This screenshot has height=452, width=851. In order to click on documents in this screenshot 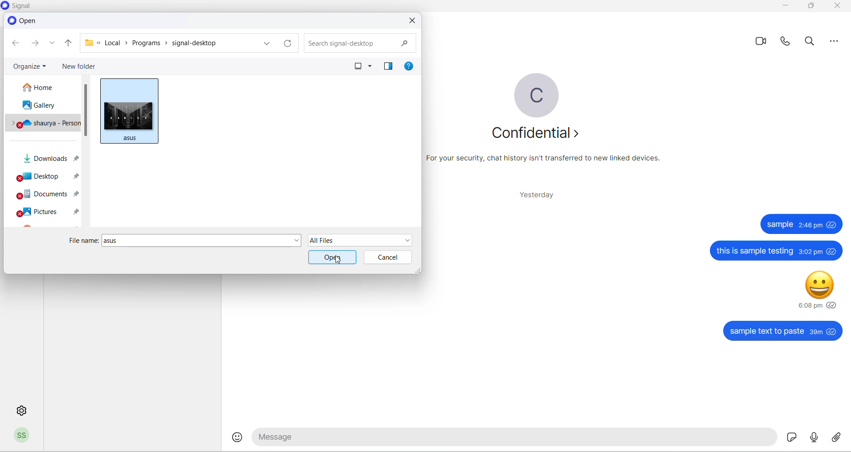, I will do `click(44, 195)`.